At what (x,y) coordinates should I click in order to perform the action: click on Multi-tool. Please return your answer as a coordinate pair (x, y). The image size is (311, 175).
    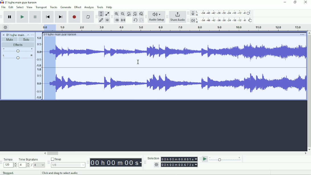
    Looking at the image, I should click on (107, 21).